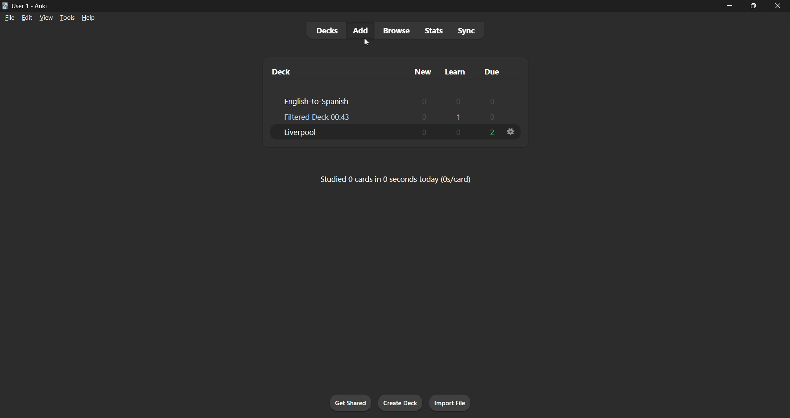  What do you see at coordinates (430, 30) in the screenshot?
I see `stats` at bounding box center [430, 30].